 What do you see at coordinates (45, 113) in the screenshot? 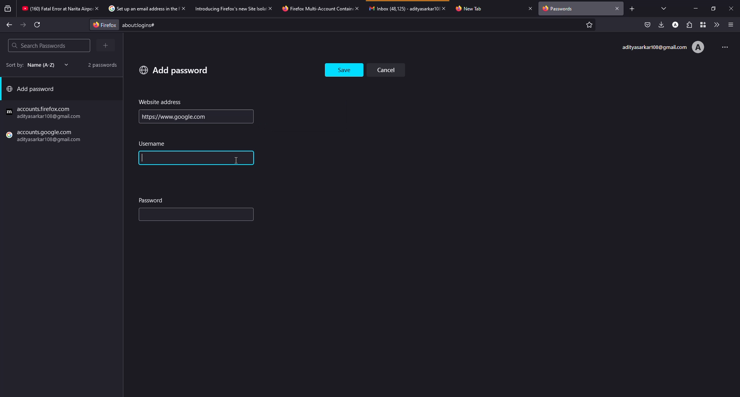
I see `google` at bounding box center [45, 113].